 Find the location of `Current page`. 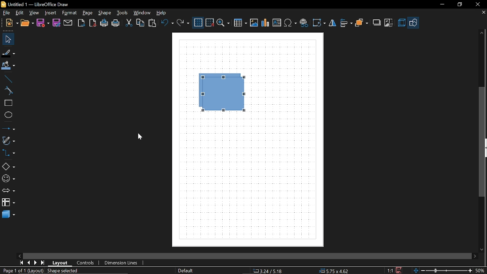

Current page is located at coordinates (40, 271).